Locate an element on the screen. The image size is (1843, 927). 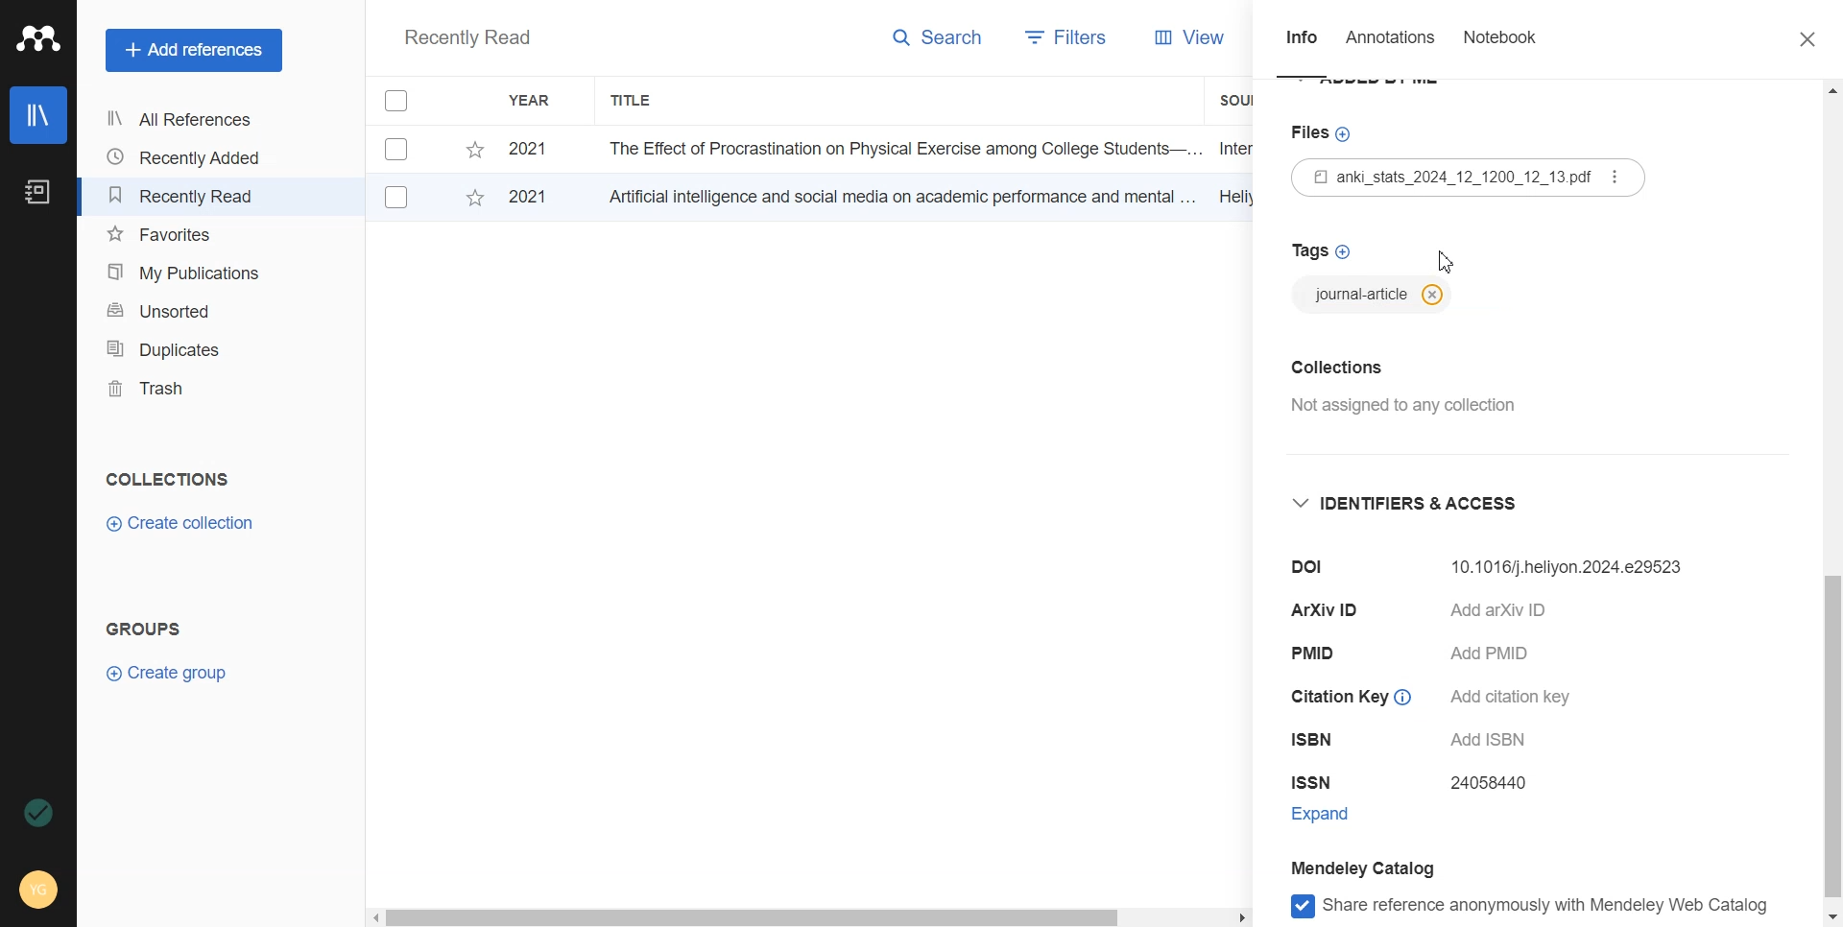
The Effect of Procrastination on Physical Exercise among College Students—... is located at coordinates (898, 148).